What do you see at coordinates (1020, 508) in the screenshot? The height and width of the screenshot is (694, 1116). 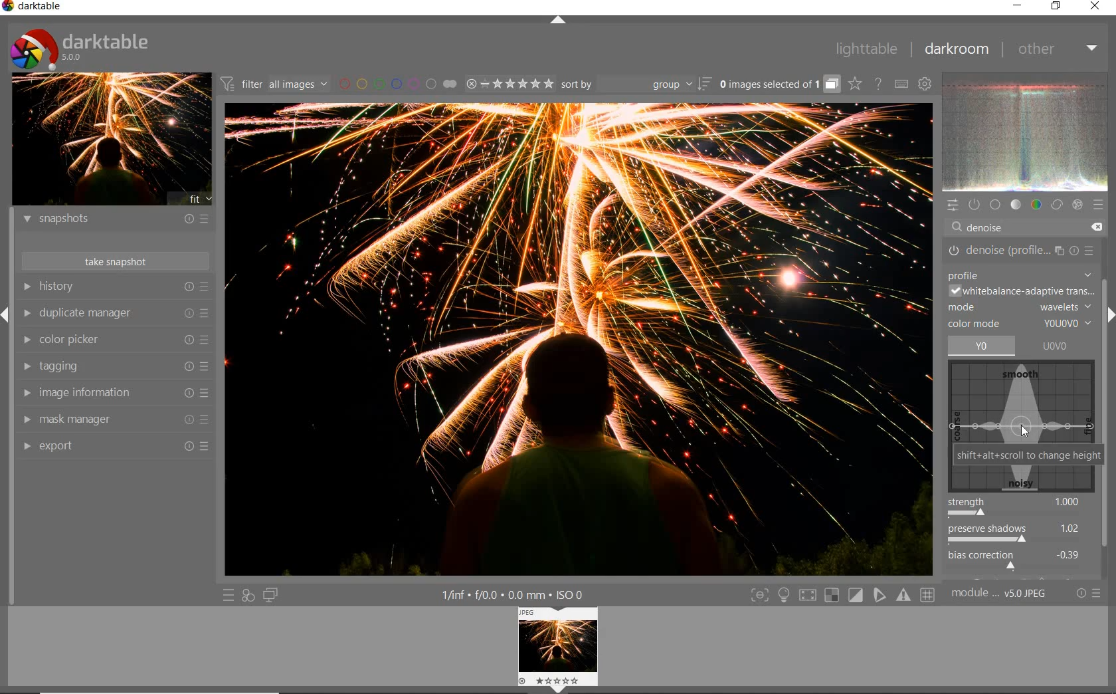 I see `strength` at bounding box center [1020, 508].